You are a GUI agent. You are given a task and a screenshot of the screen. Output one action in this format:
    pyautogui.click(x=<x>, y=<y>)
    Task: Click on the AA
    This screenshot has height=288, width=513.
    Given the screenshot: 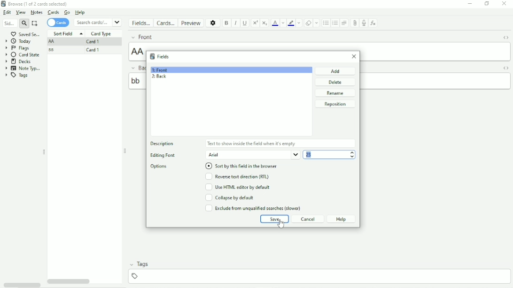 What is the action you would take?
    pyautogui.click(x=435, y=51)
    